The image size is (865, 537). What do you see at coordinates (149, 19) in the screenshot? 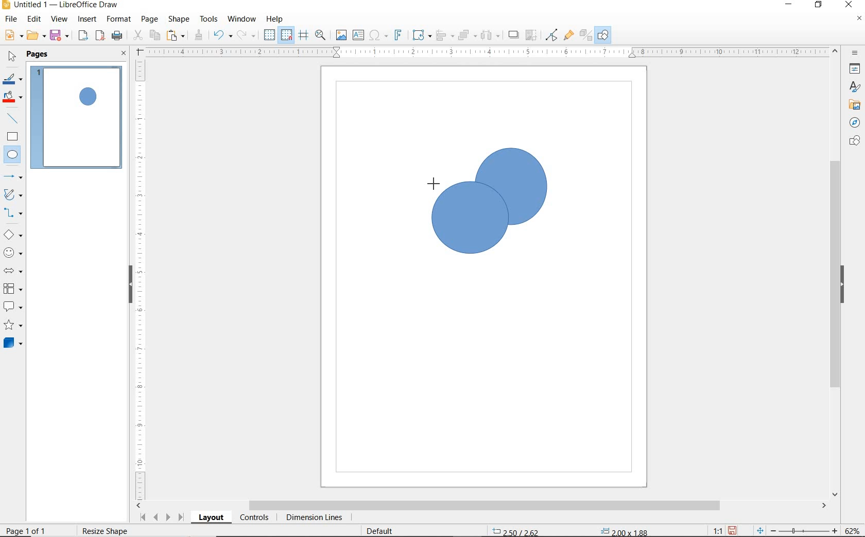
I see `PAGE` at bounding box center [149, 19].